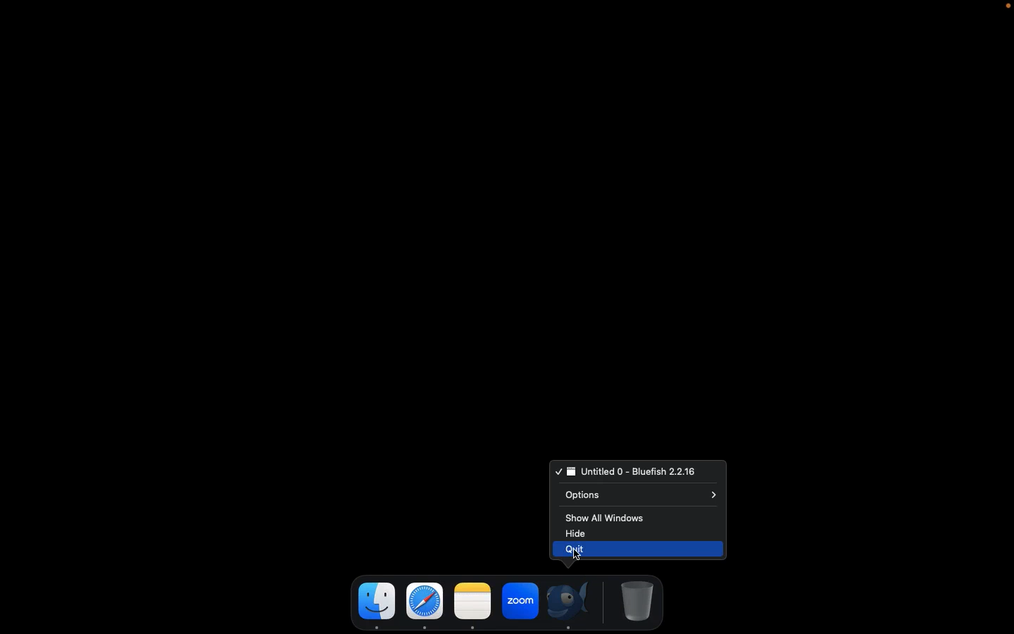 Image resolution: width=1014 pixels, height=634 pixels. I want to click on Trash, so click(638, 601).